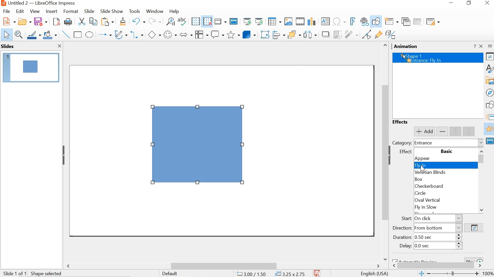  What do you see at coordinates (311, 22) in the screenshot?
I see `insert chart` at bounding box center [311, 22].